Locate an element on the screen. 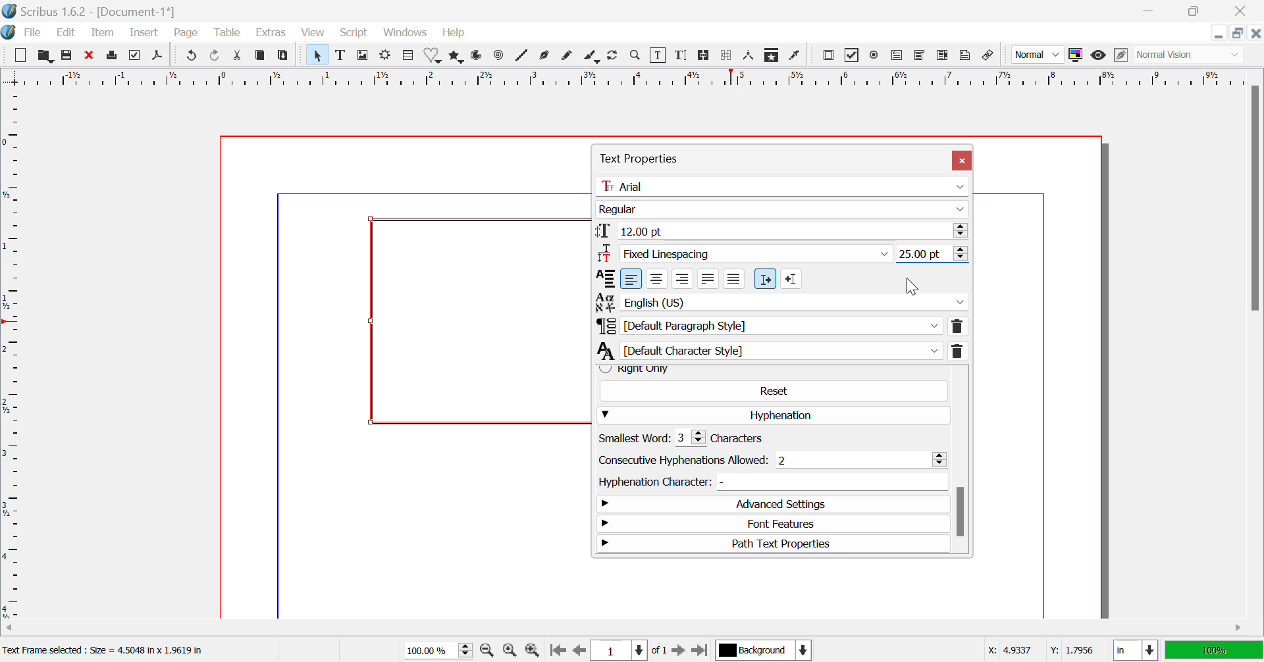 Image resolution: width=1264 pixels, height=662 pixels. Redo is located at coordinates (215, 57).